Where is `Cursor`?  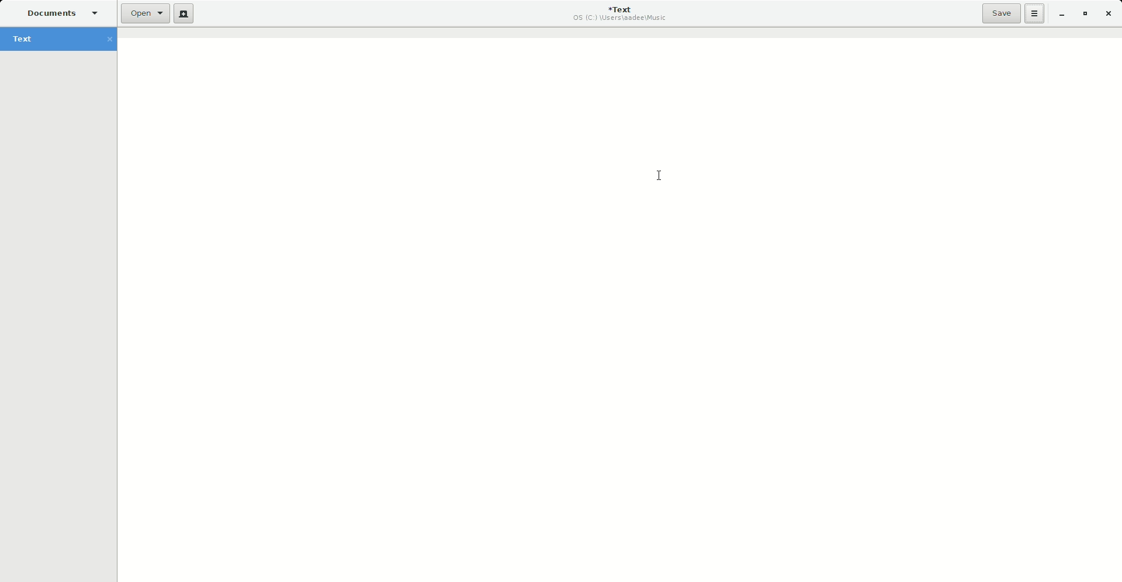
Cursor is located at coordinates (657, 174).